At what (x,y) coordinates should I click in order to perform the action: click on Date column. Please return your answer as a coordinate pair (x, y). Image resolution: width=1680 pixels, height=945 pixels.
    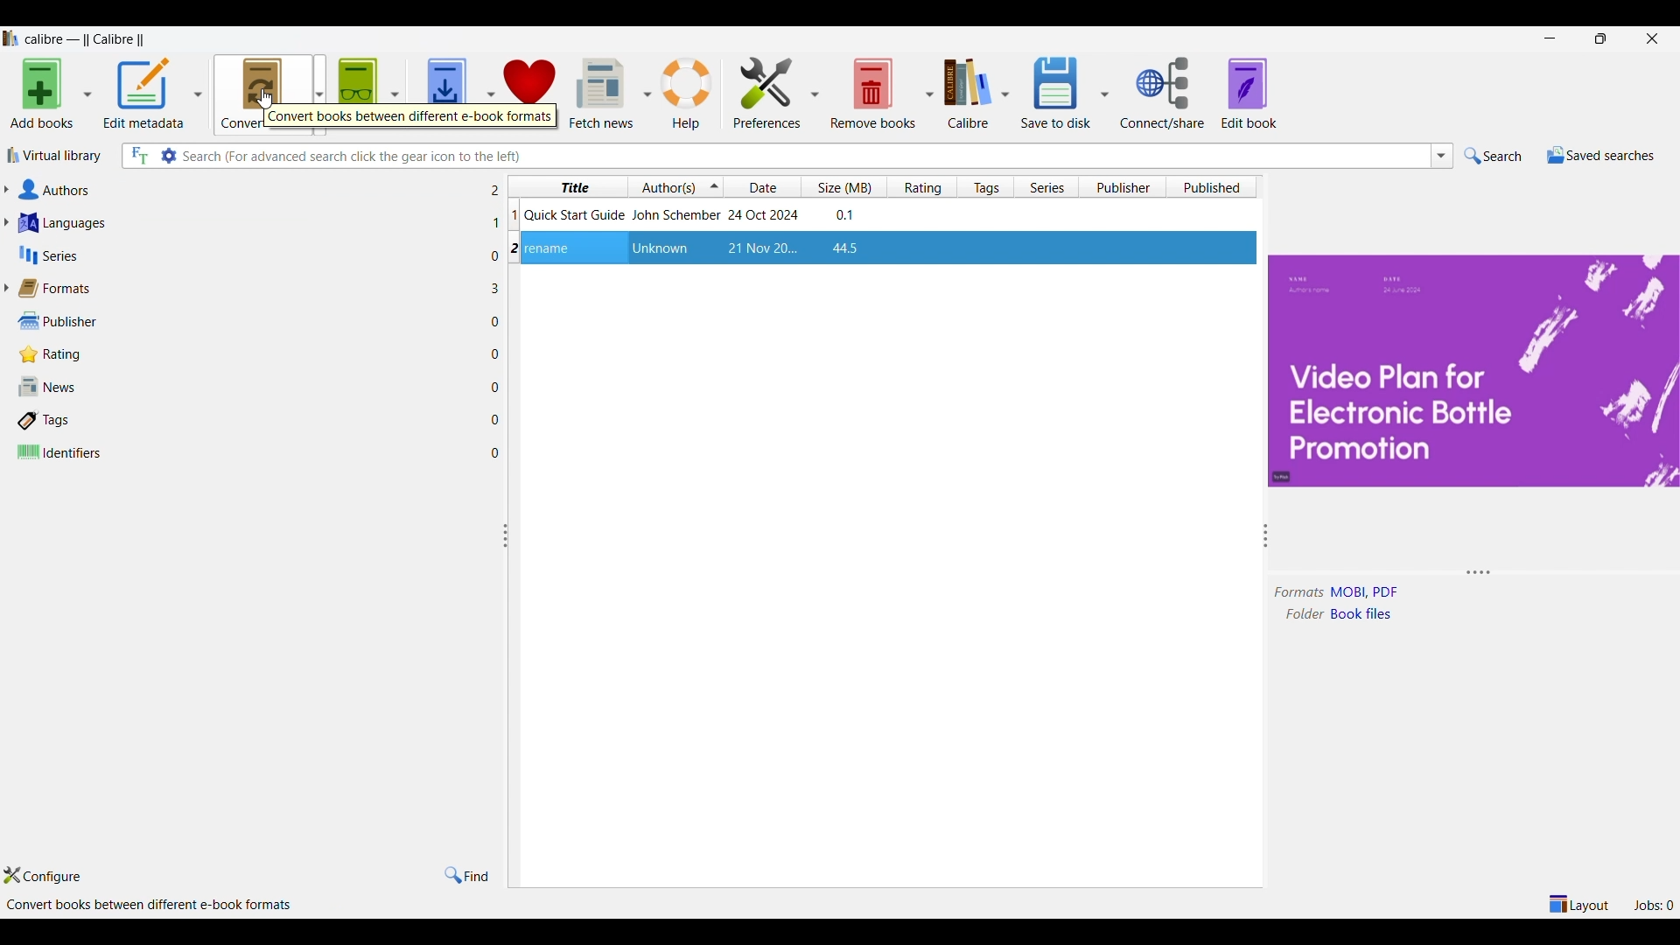
    Looking at the image, I should click on (763, 187).